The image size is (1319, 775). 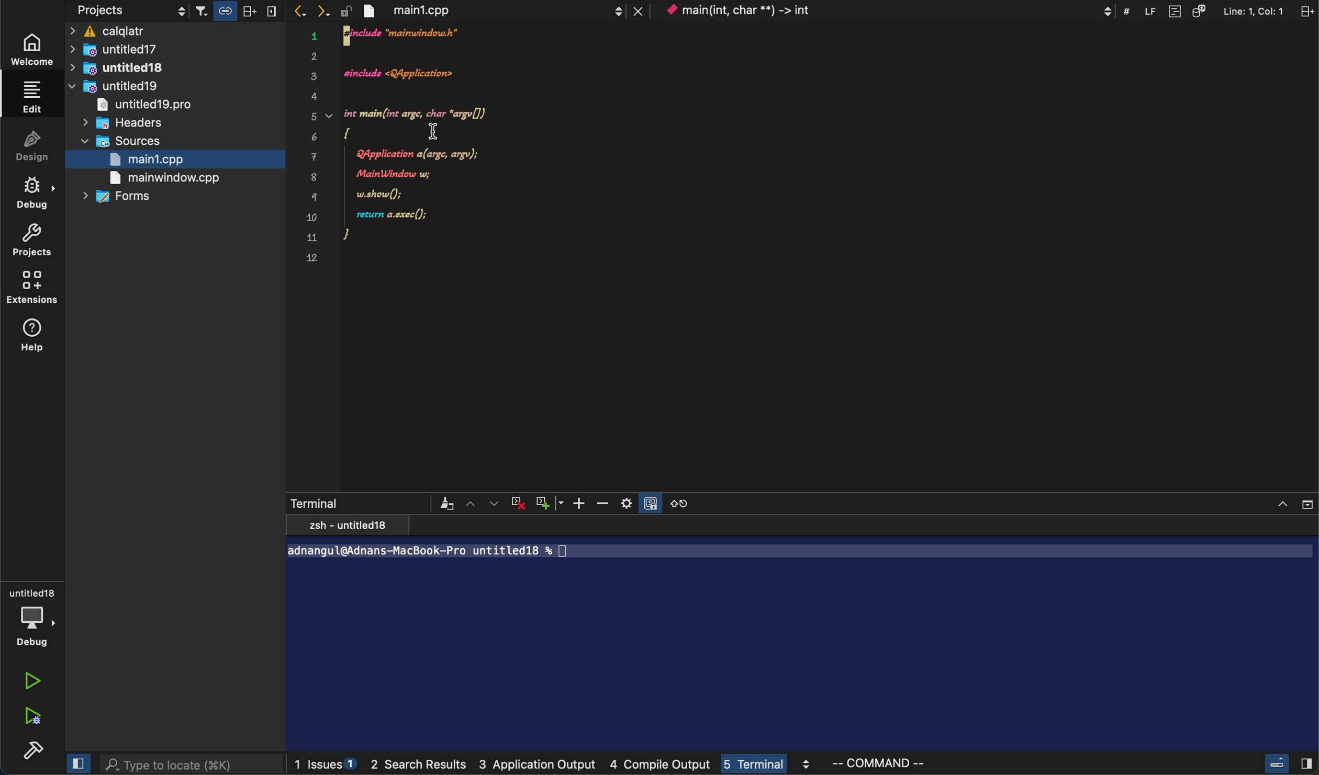 What do you see at coordinates (422, 767) in the screenshot?
I see `search result` at bounding box center [422, 767].